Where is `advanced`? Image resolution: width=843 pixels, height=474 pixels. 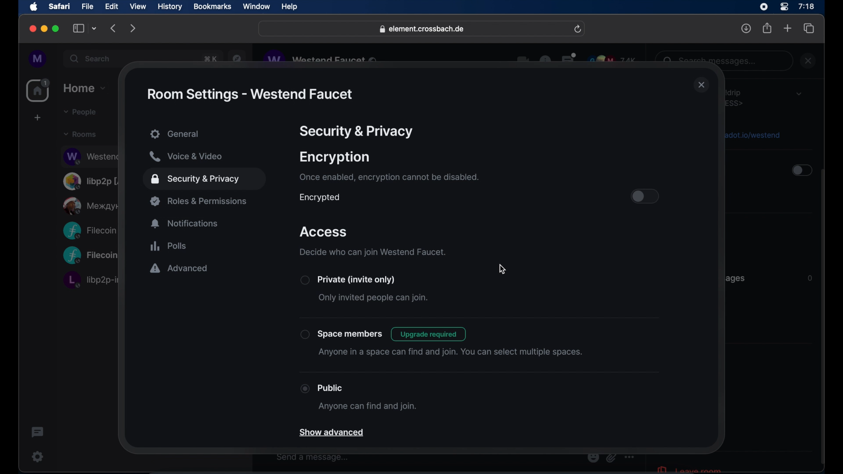
advanced is located at coordinates (179, 269).